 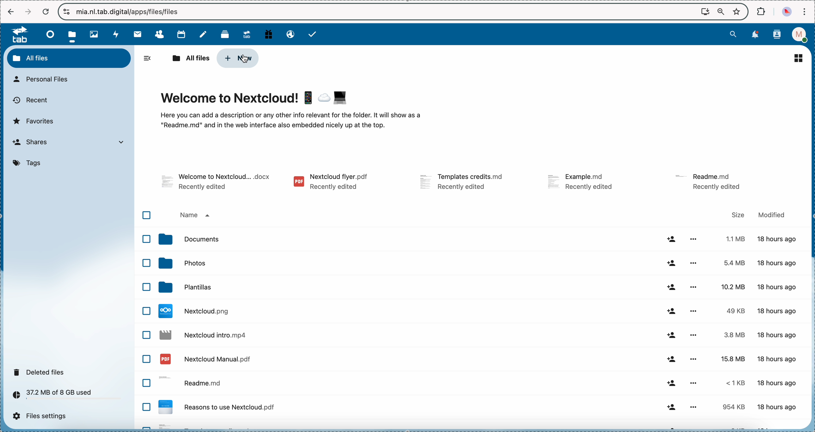 What do you see at coordinates (801, 35) in the screenshot?
I see `profile` at bounding box center [801, 35].